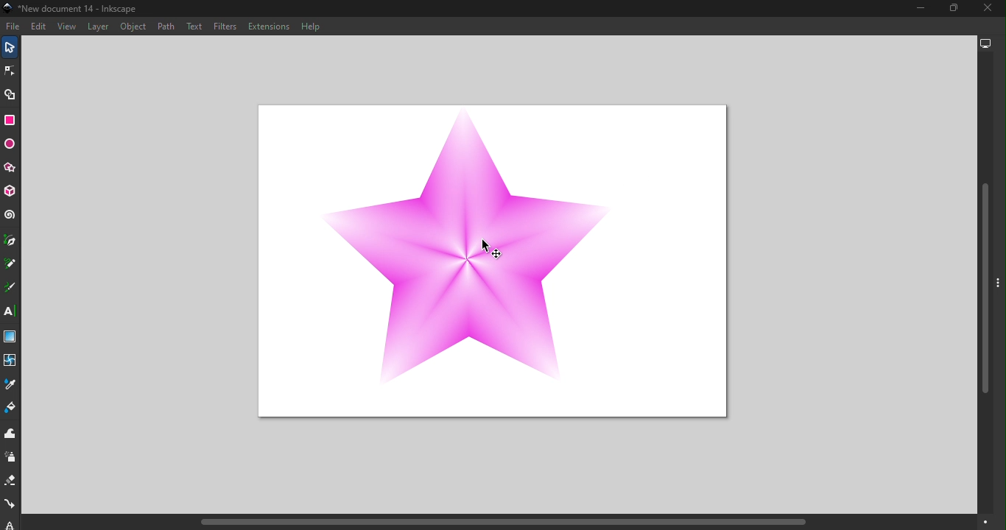  I want to click on Layer, so click(99, 26).